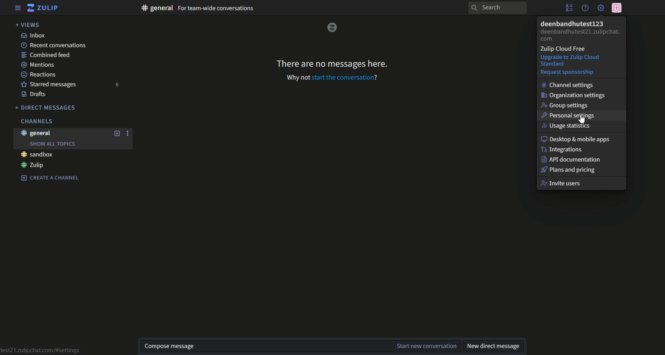 This screenshot has width=665, height=355. What do you see at coordinates (582, 184) in the screenshot?
I see `Invite users` at bounding box center [582, 184].